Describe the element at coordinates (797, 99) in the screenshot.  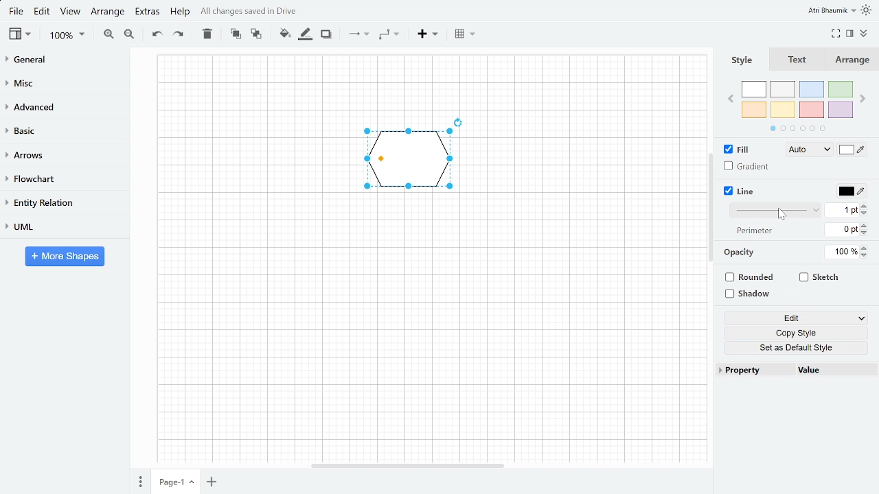
I see `Colors` at that location.